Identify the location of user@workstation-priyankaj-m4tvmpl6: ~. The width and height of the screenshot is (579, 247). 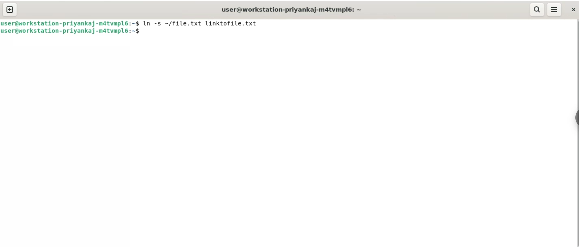
(293, 11).